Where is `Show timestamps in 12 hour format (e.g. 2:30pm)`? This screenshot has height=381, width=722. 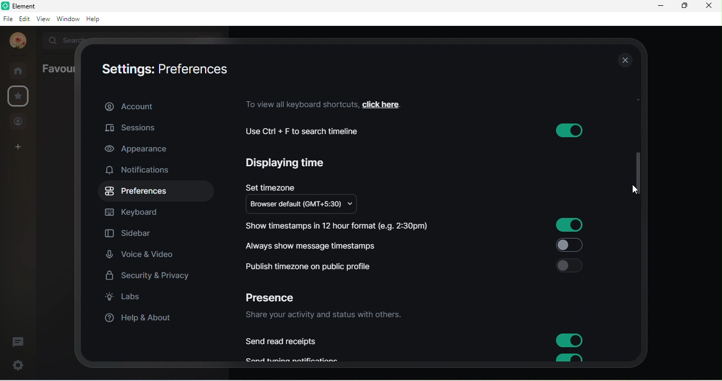 Show timestamps in 12 hour format (e.g. 2:30pm) is located at coordinates (341, 225).